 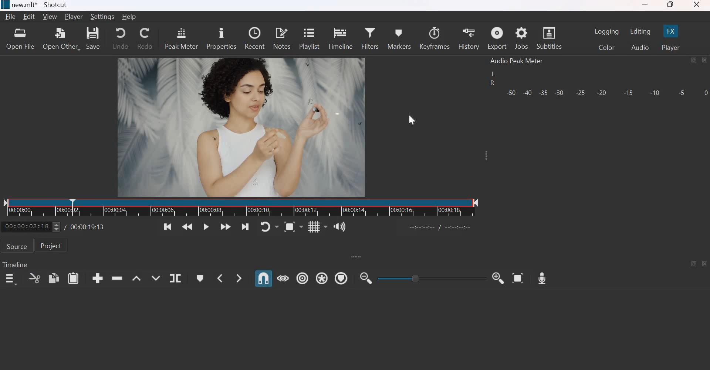 I want to click on /, so click(x=67, y=226).